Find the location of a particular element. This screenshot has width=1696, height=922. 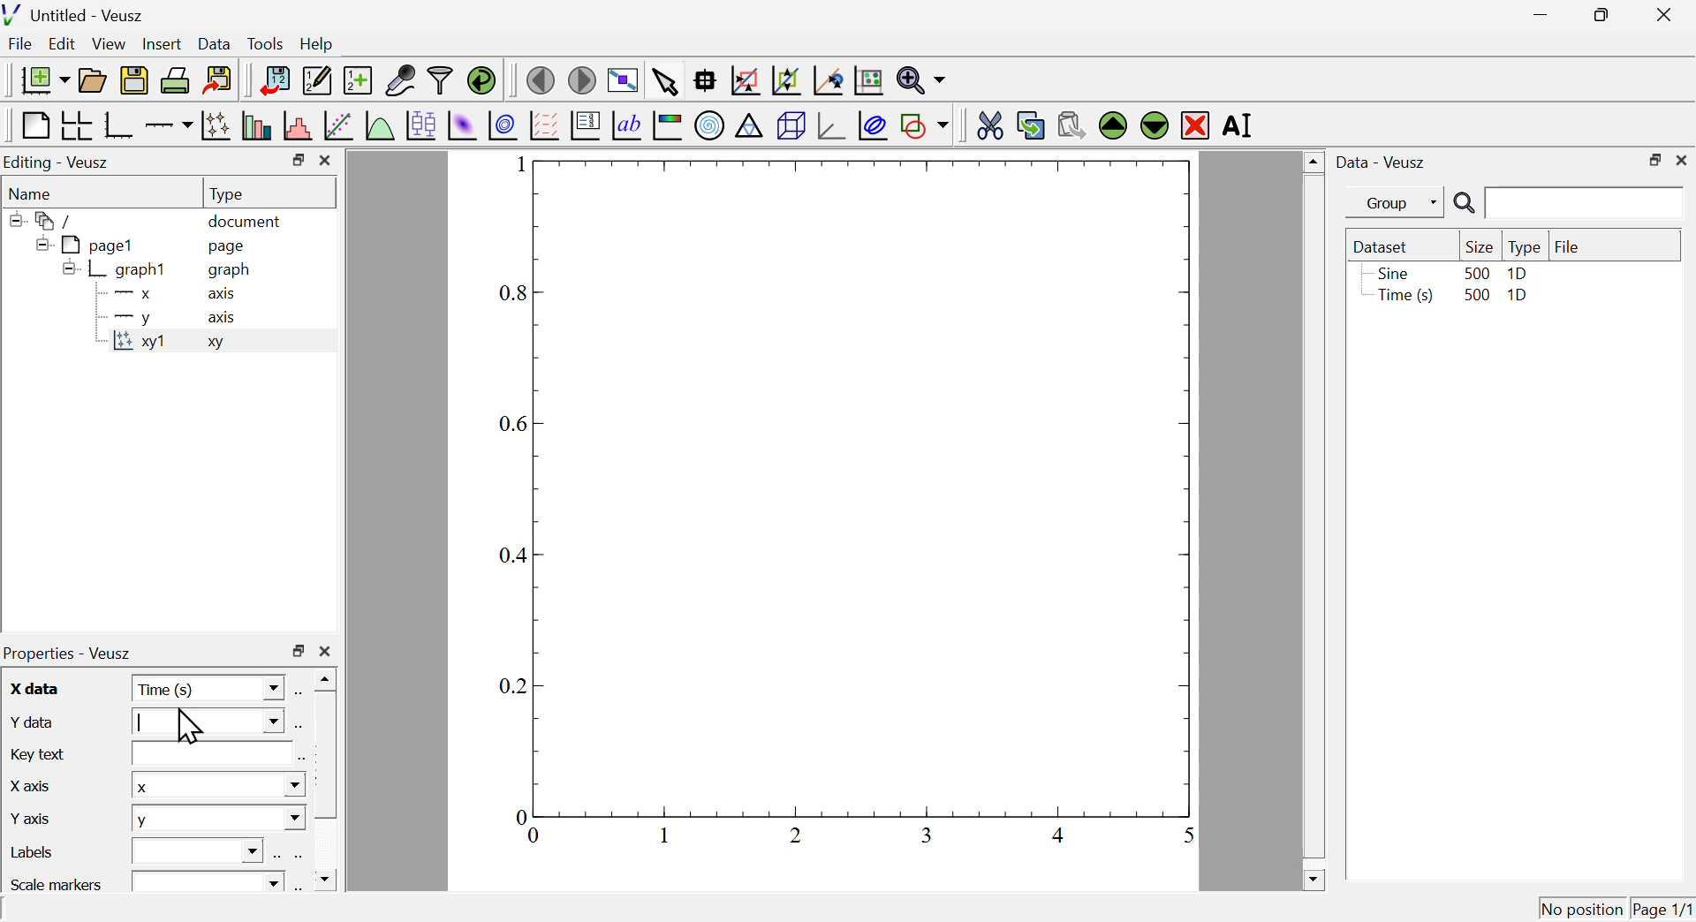

close is located at coordinates (1682, 160).